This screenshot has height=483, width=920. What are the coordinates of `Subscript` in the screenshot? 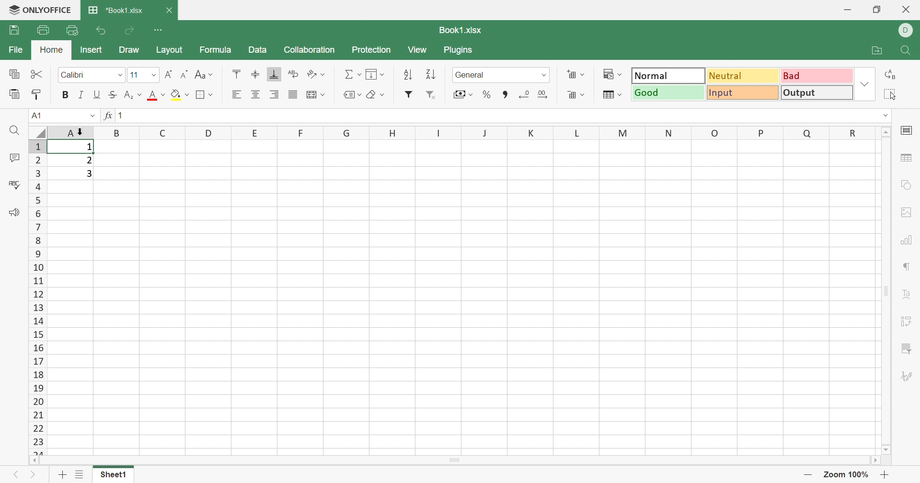 It's located at (133, 95).